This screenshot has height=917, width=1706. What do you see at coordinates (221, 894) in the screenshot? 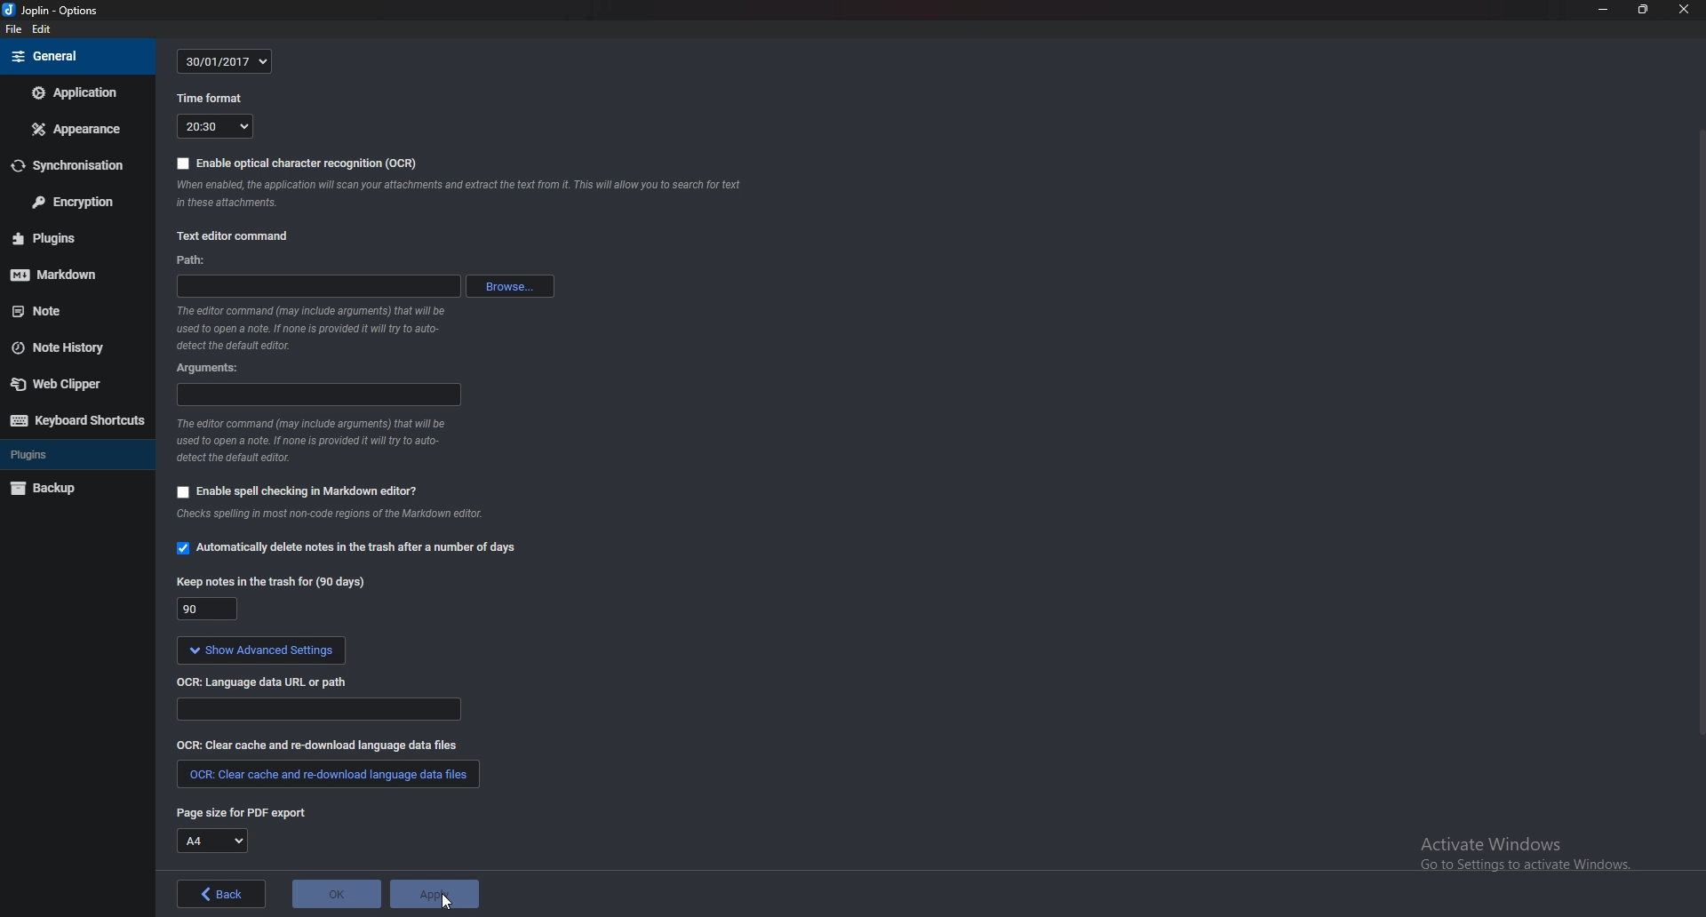
I see `back` at bounding box center [221, 894].